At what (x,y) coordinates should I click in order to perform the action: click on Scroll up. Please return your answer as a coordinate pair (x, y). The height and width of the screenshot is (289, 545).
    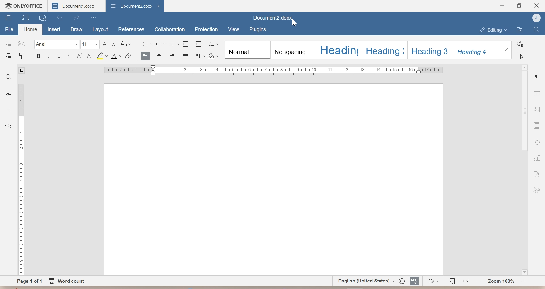
    Looking at the image, I should click on (525, 67).